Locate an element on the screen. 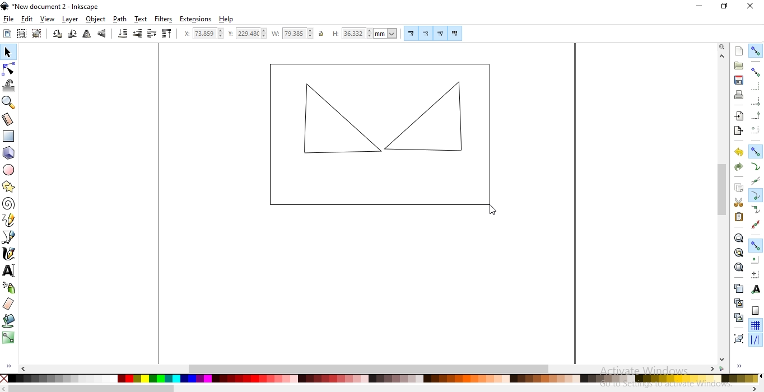  layer is located at coordinates (71, 19).